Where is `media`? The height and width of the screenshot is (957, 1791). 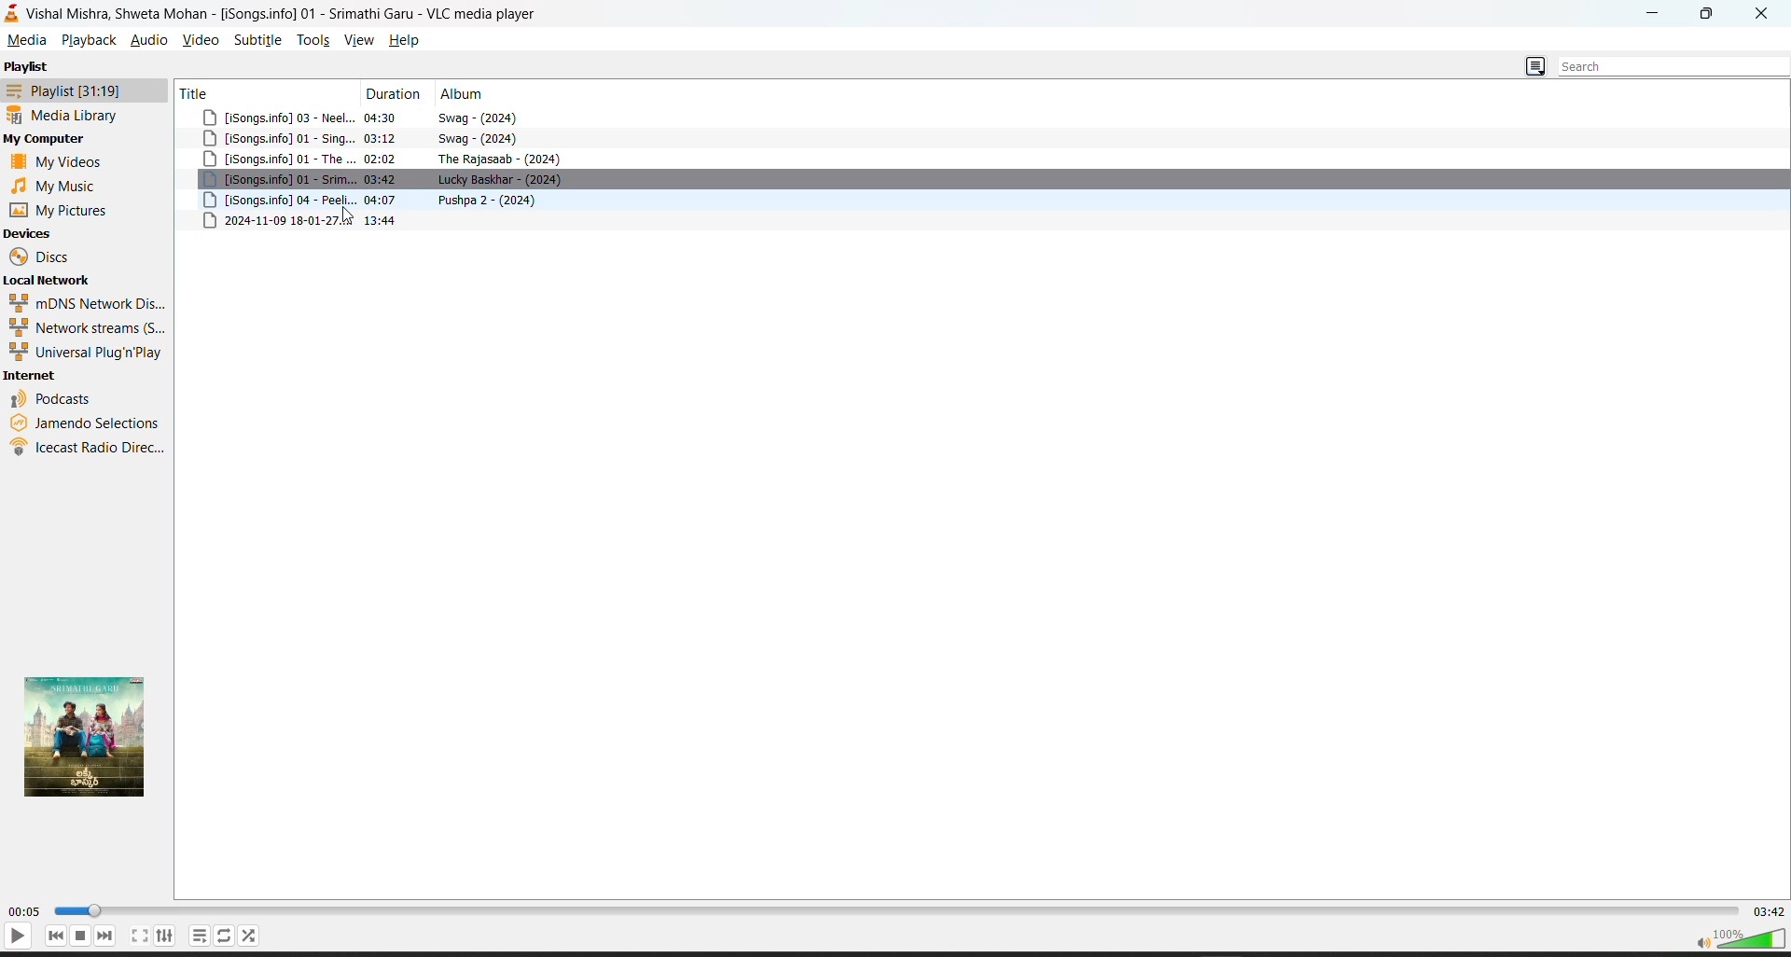
media is located at coordinates (26, 40).